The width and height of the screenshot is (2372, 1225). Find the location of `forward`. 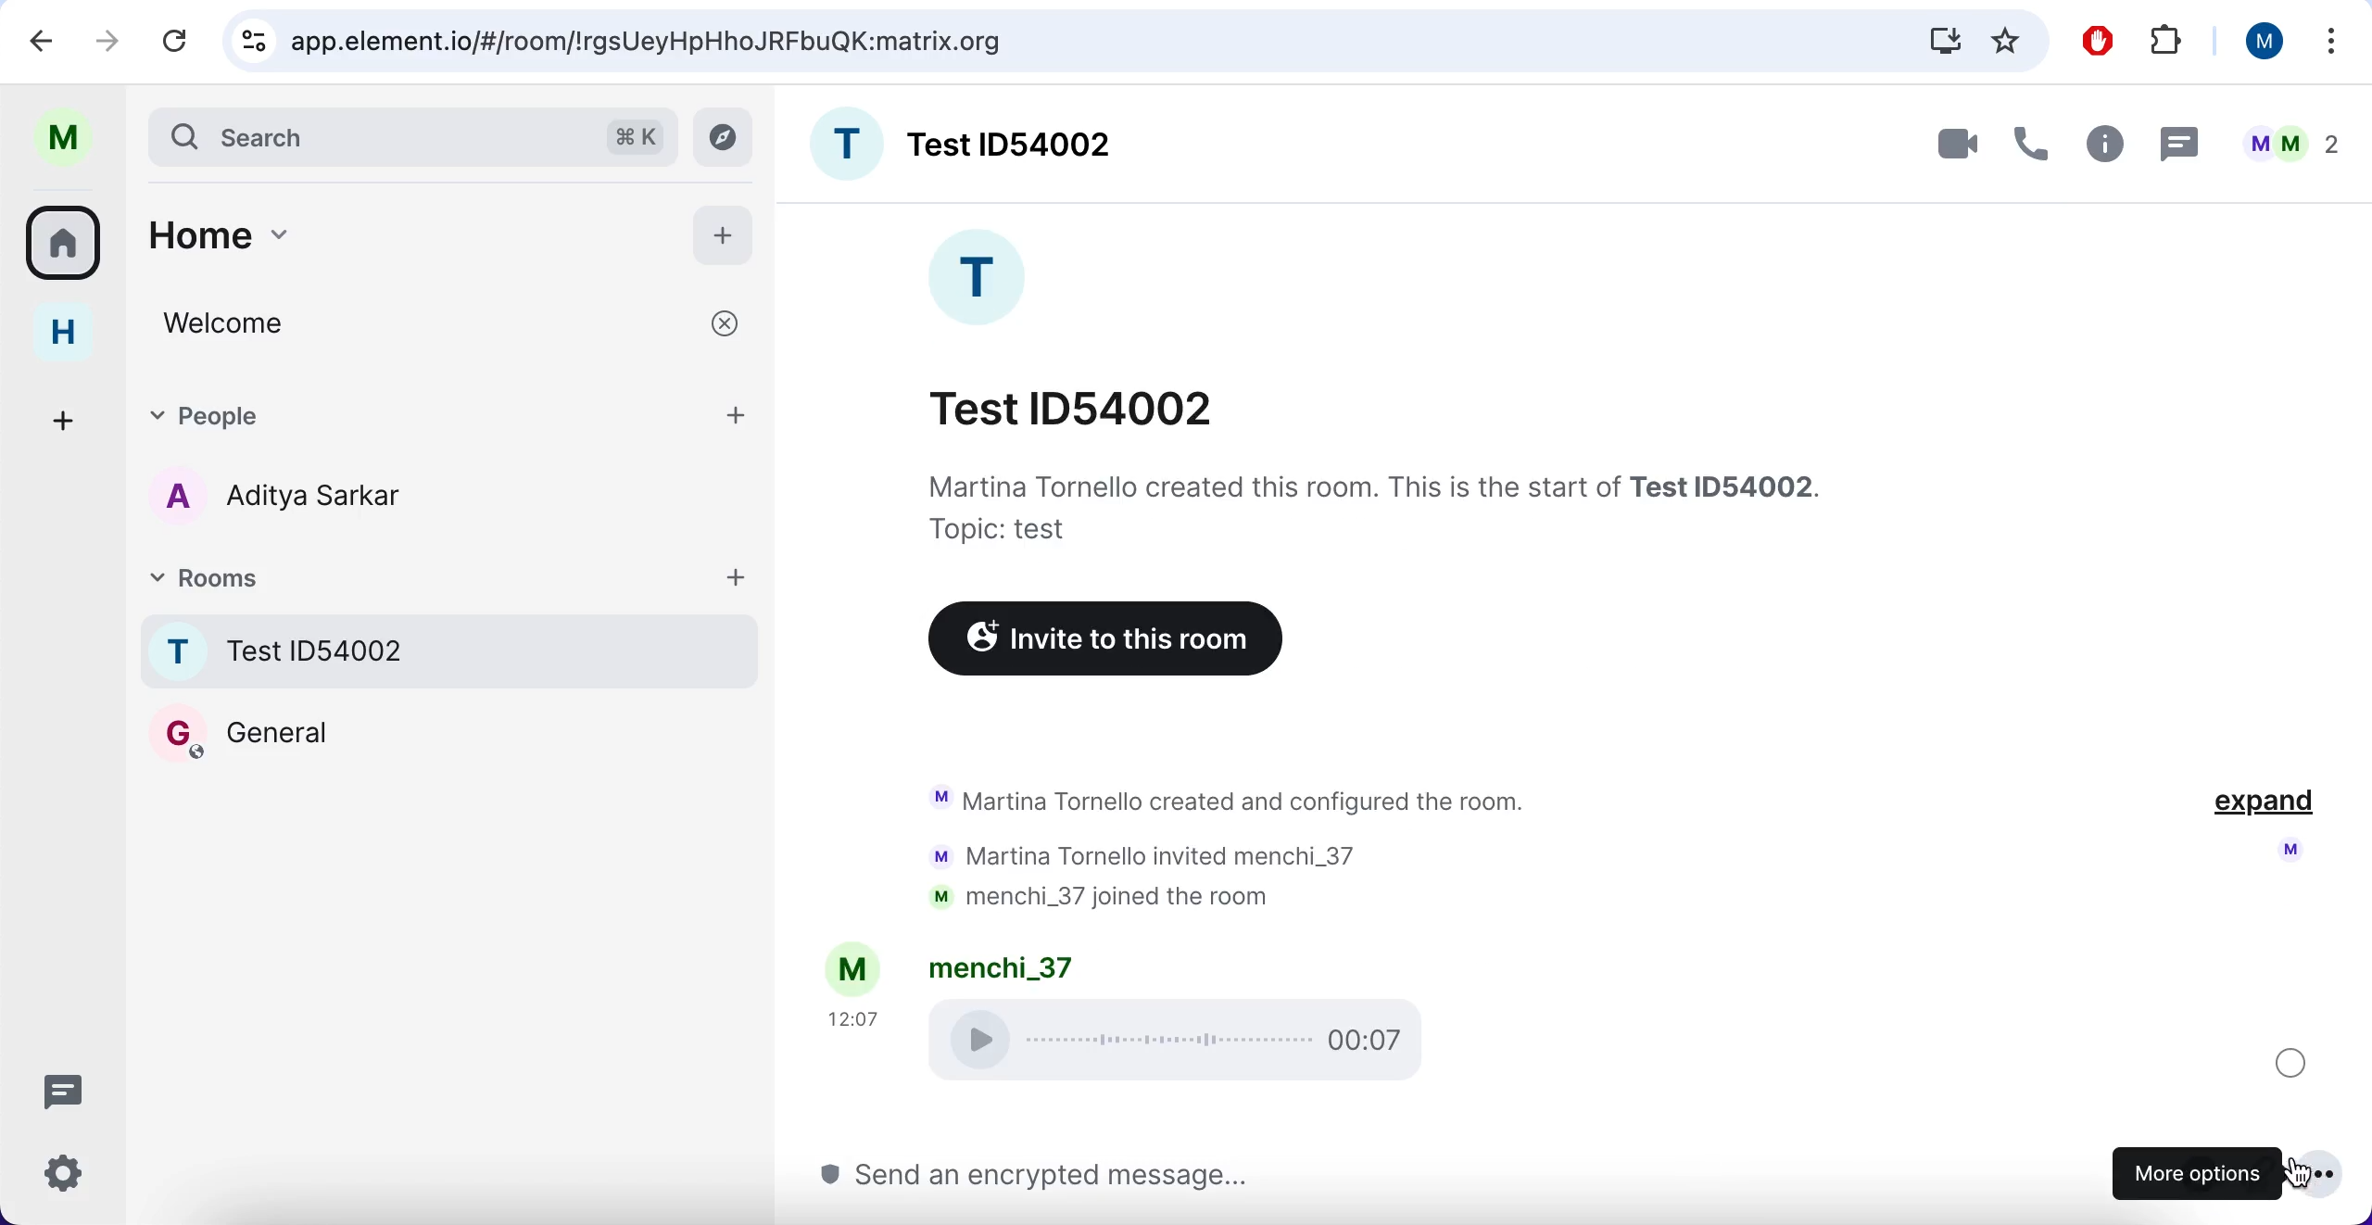

forward is located at coordinates (108, 37).